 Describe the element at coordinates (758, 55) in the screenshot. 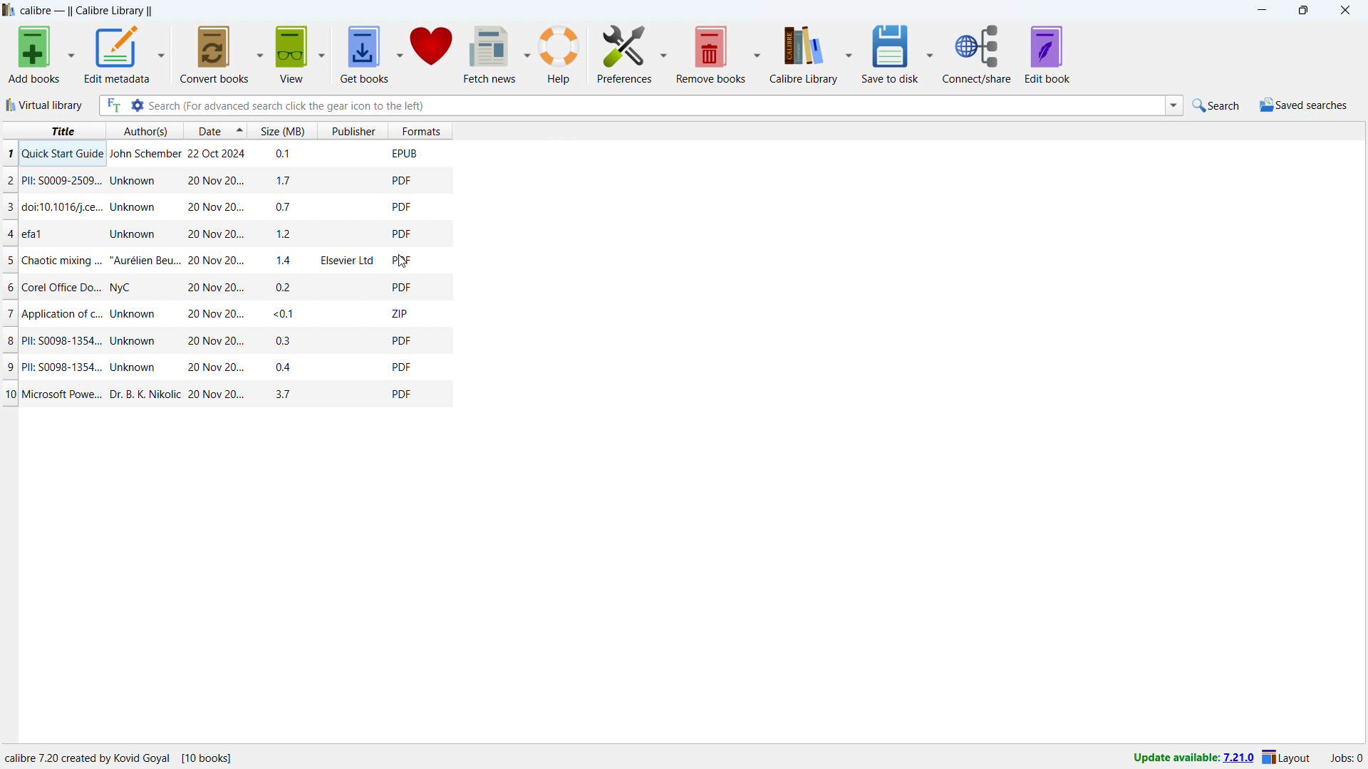

I see `remove books options` at that location.